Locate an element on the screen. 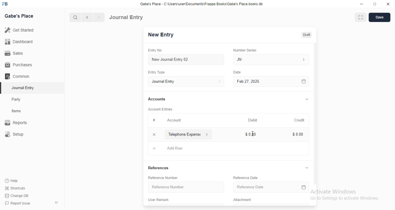 This screenshot has width=395, height=210. Sales is located at coordinates (15, 54).